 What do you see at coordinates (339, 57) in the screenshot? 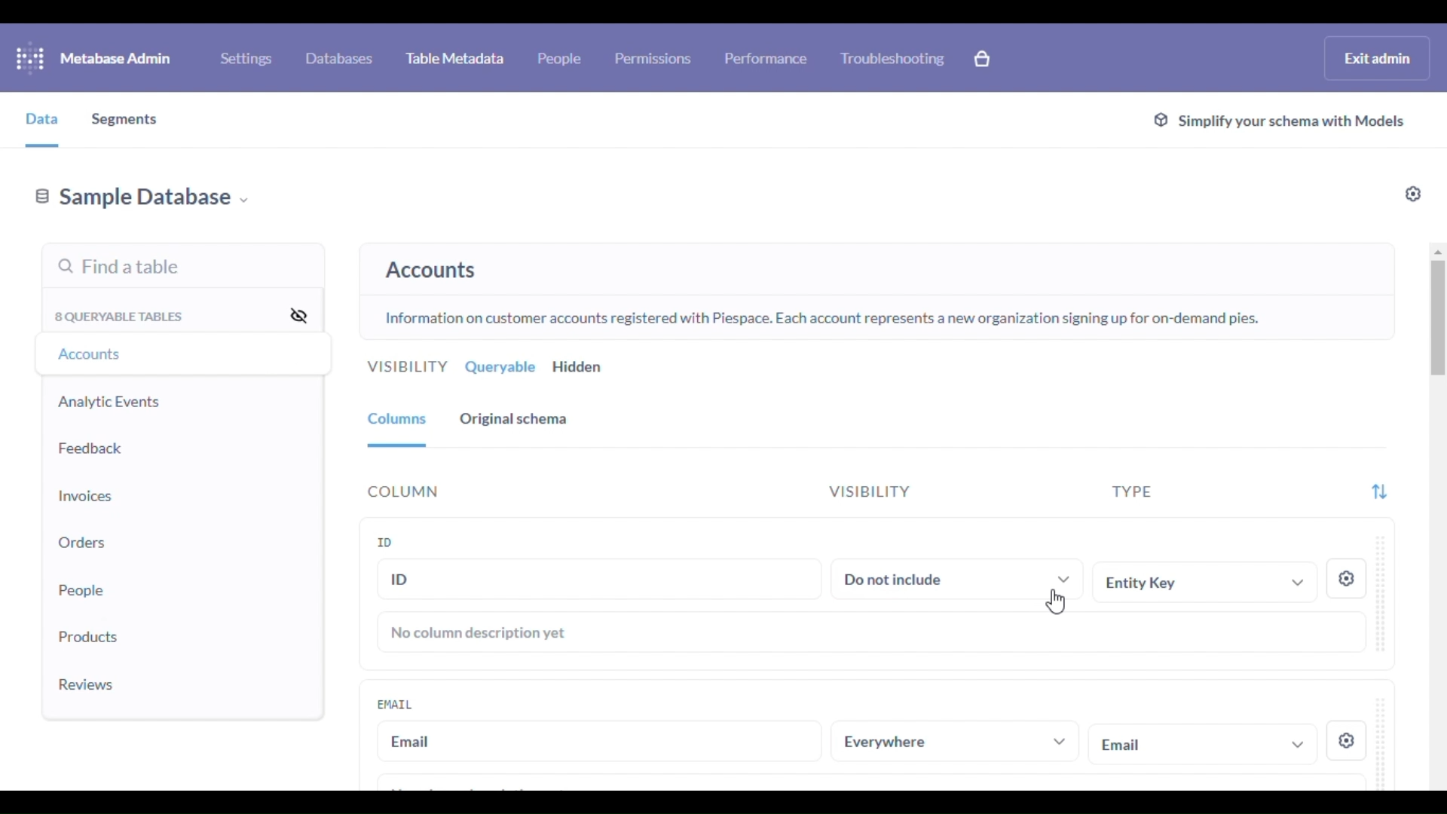
I see `databases` at bounding box center [339, 57].